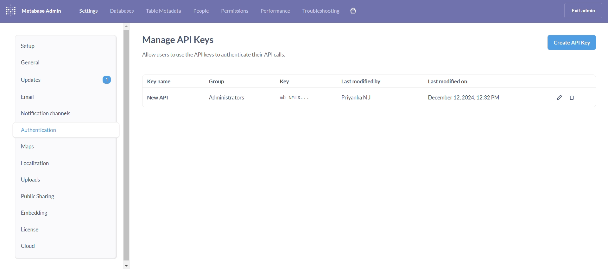 This screenshot has height=269, width=608. What do you see at coordinates (584, 10) in the screenshot?
I see `exist admin` at bounding box center [584, 10].